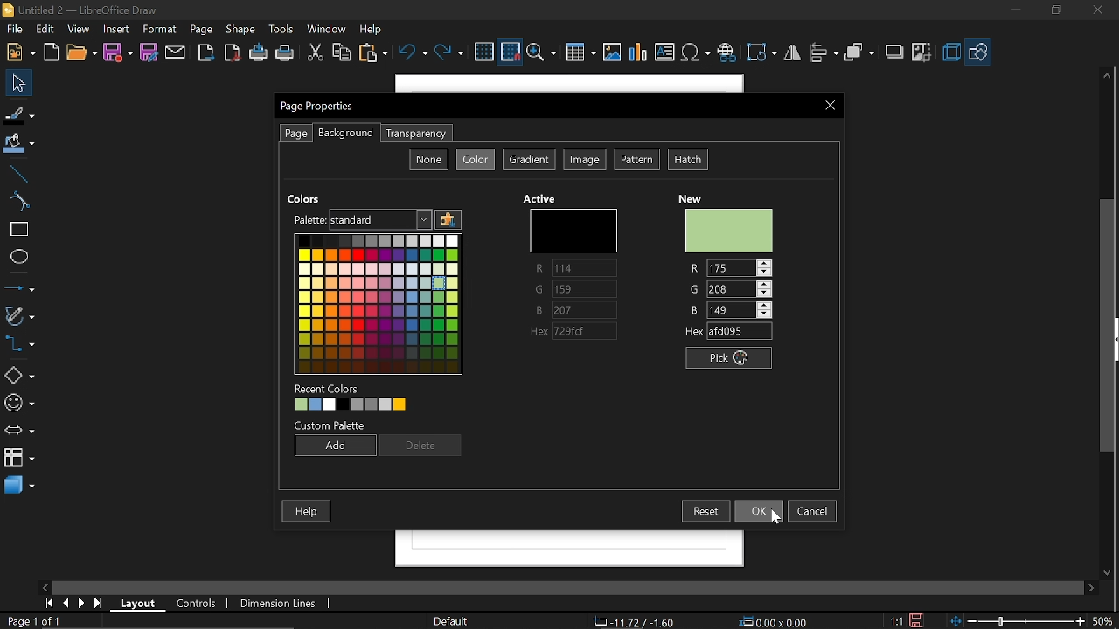 This screenshot has width=1119, height=629. What do you see at coordinates (1054, 12) in the screenshot?
I see `Restore down` at bounding box center [1054, 12].